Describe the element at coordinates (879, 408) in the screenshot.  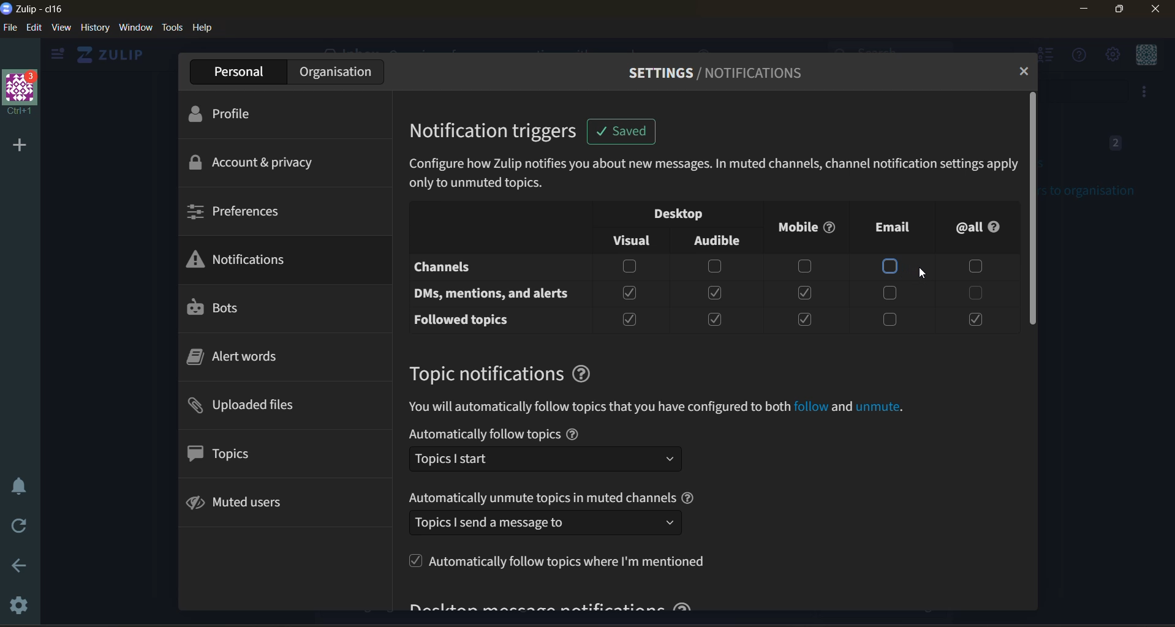
I see `unmute` at that location.